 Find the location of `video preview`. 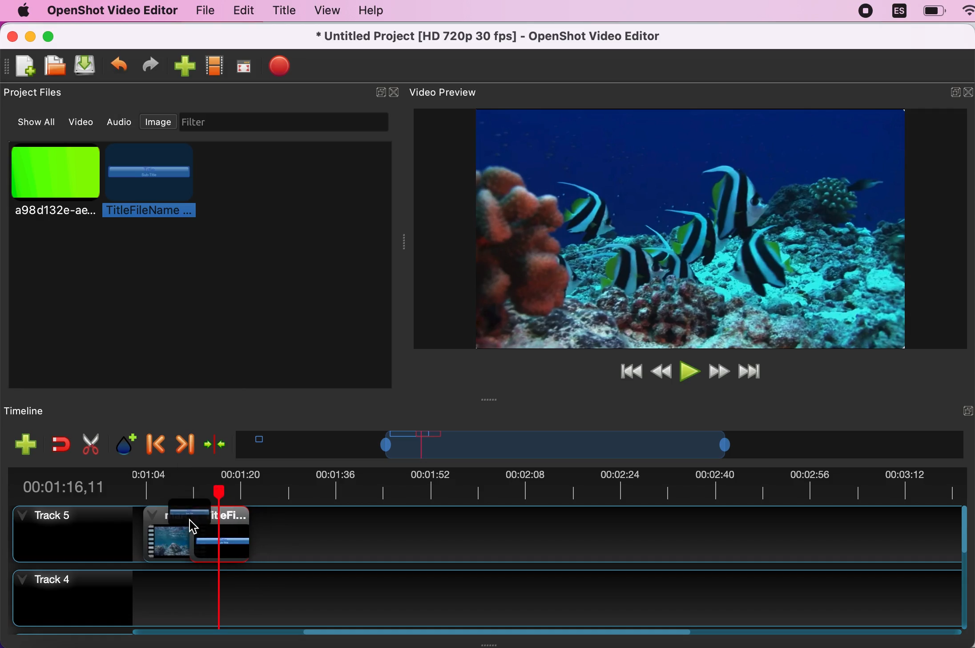

video preview is located at coordinates (678, 227).